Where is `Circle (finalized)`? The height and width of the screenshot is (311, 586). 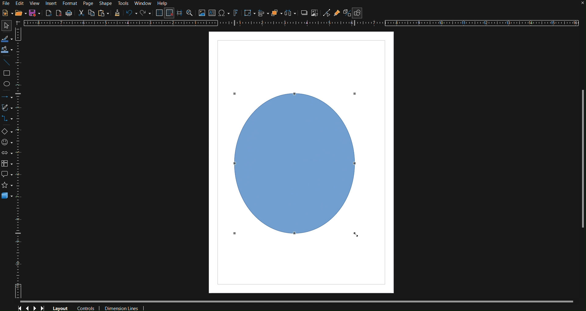
Circle (finalized) is located at coordinates (300, 166).